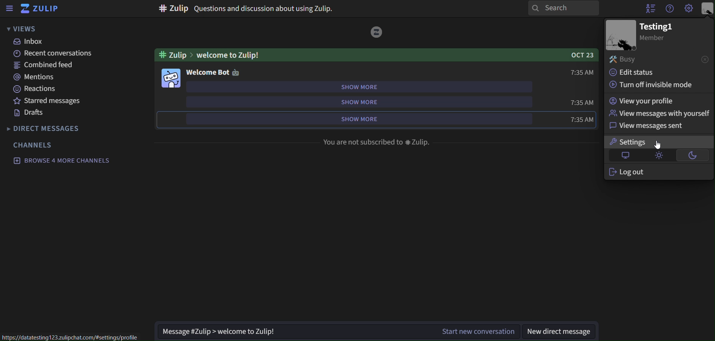 Image resolution: width=715 pixels, height=341 pixels. What do you see at coordinates (707, 8) in the screenshot?
I see `personal menu` at bounding box center [707, 8].